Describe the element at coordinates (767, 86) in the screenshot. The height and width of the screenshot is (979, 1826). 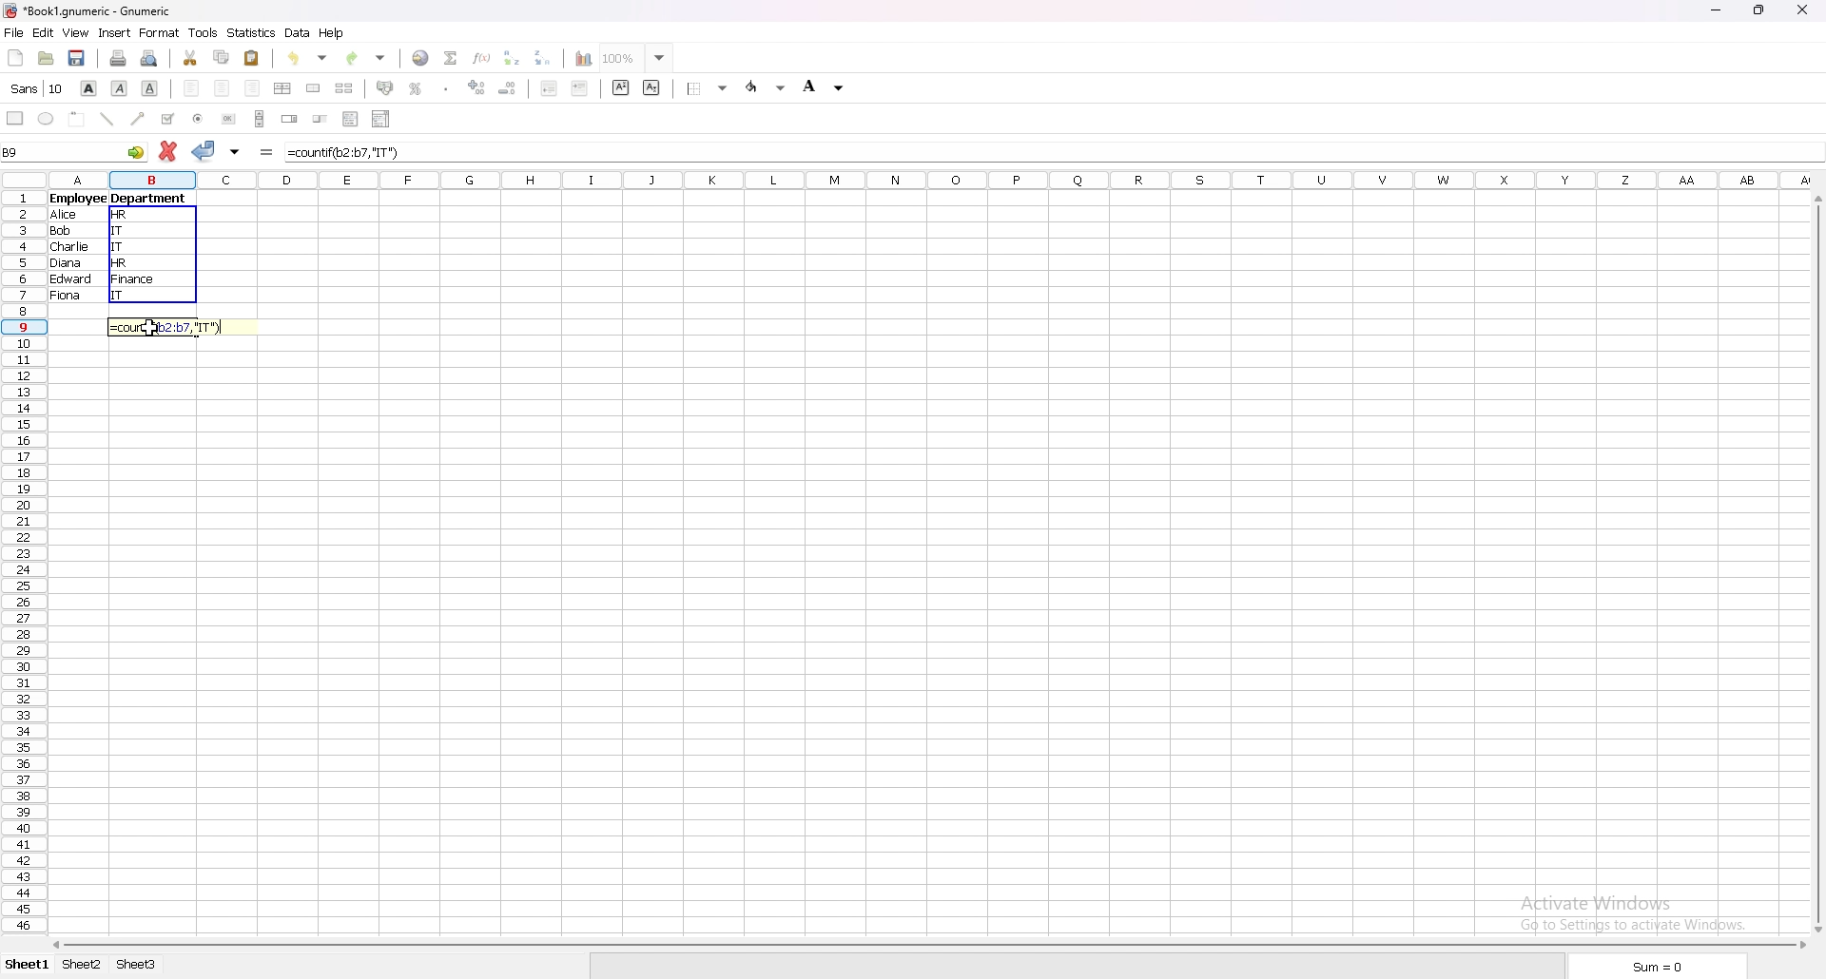
I see `foreground` at that location.